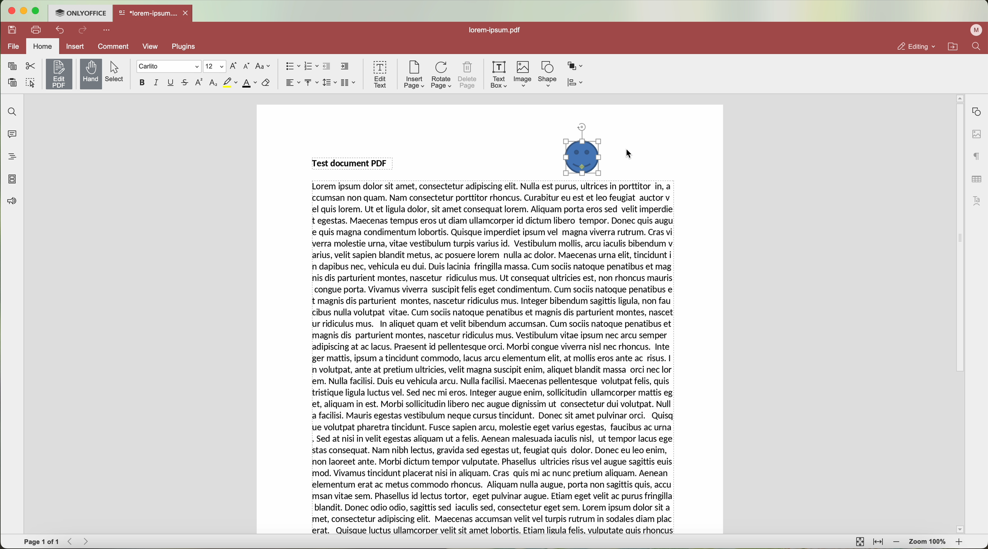 The height and width of the screenshot is (549, 988). What do you see at coordinates (30, 66) in the screenshot?
I see `cut` at bounding box center [30, 66].